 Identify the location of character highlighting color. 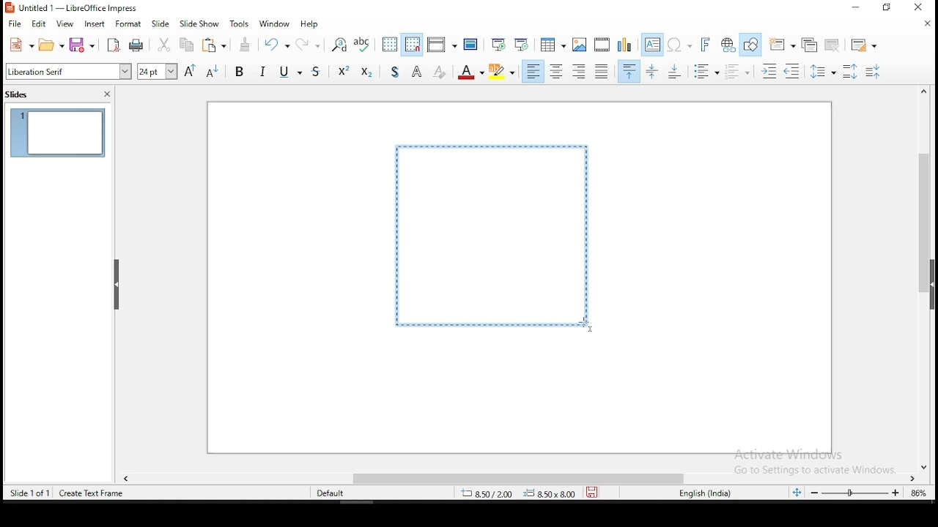
(503, 71).